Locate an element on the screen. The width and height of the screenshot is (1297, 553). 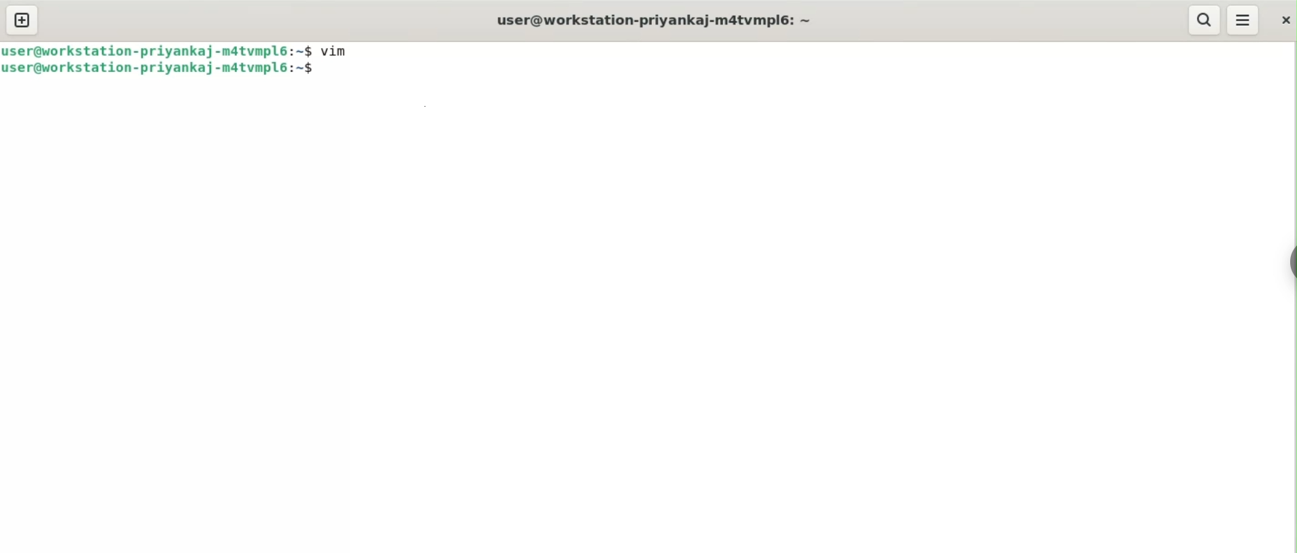
vim is located at coordinates (339, 50).